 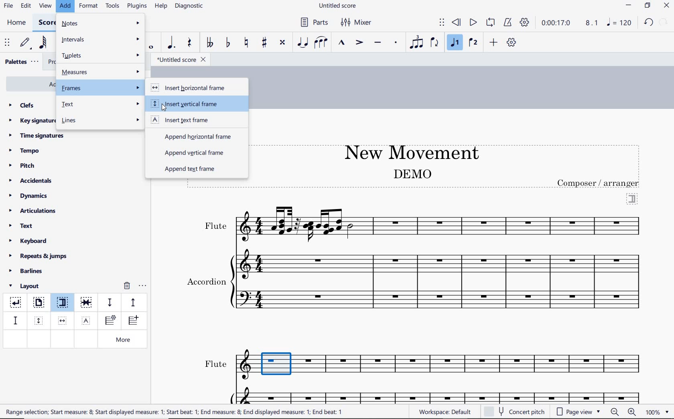 I want to click on tenuto, so click(x=377, y=43).